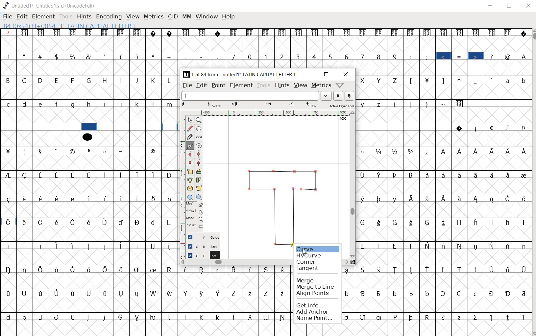 This screenshot has height=336, width=536. Describe the element at coordinates (89, 127) in the screenshot. I see `cell selected` at that location.